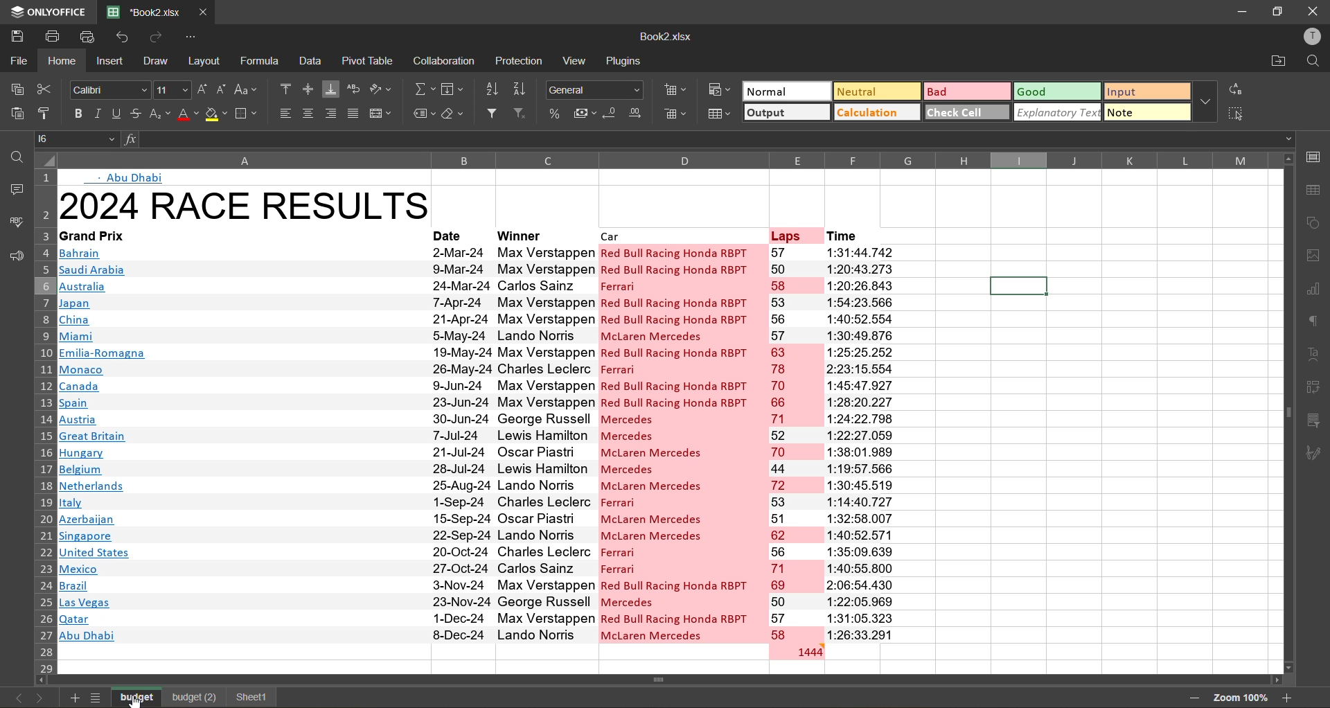  I want to click on calculation, so click(878, 113).